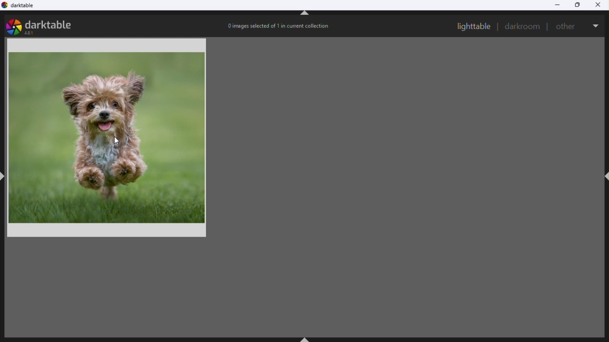  Describe the element at coordinates (306, 338) in the screenshot. I see `shift+ctrl+b` at that location.